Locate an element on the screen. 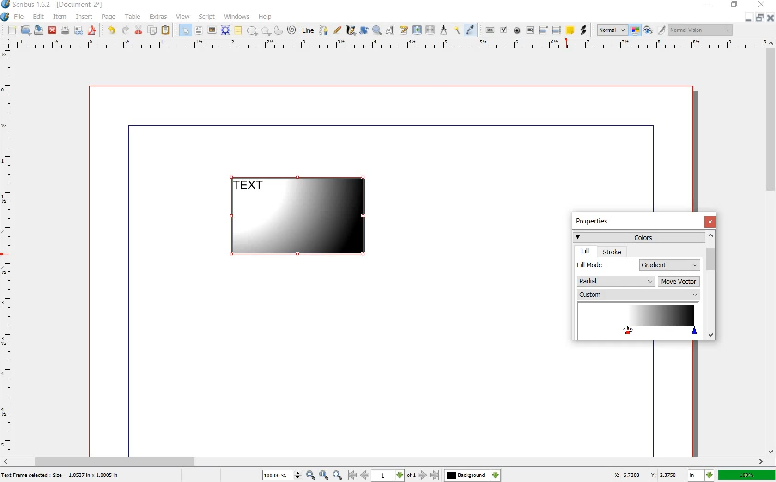 This screenshot has width=776, height=482. table is located at coordinates (239, 30).